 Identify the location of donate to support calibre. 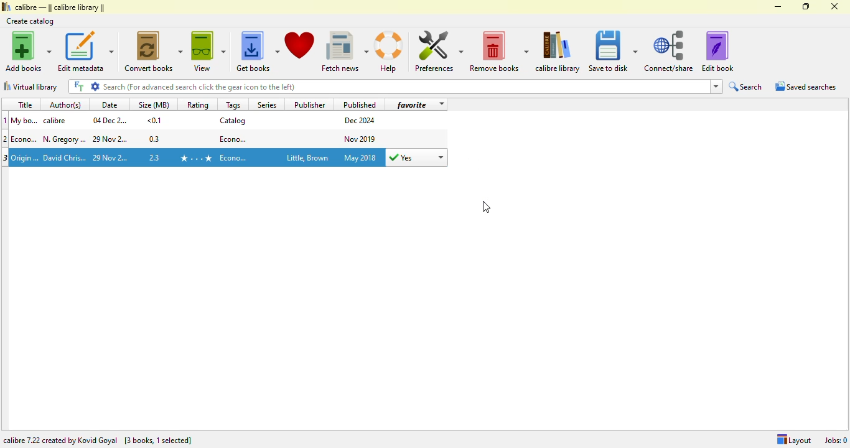
(300, 45).